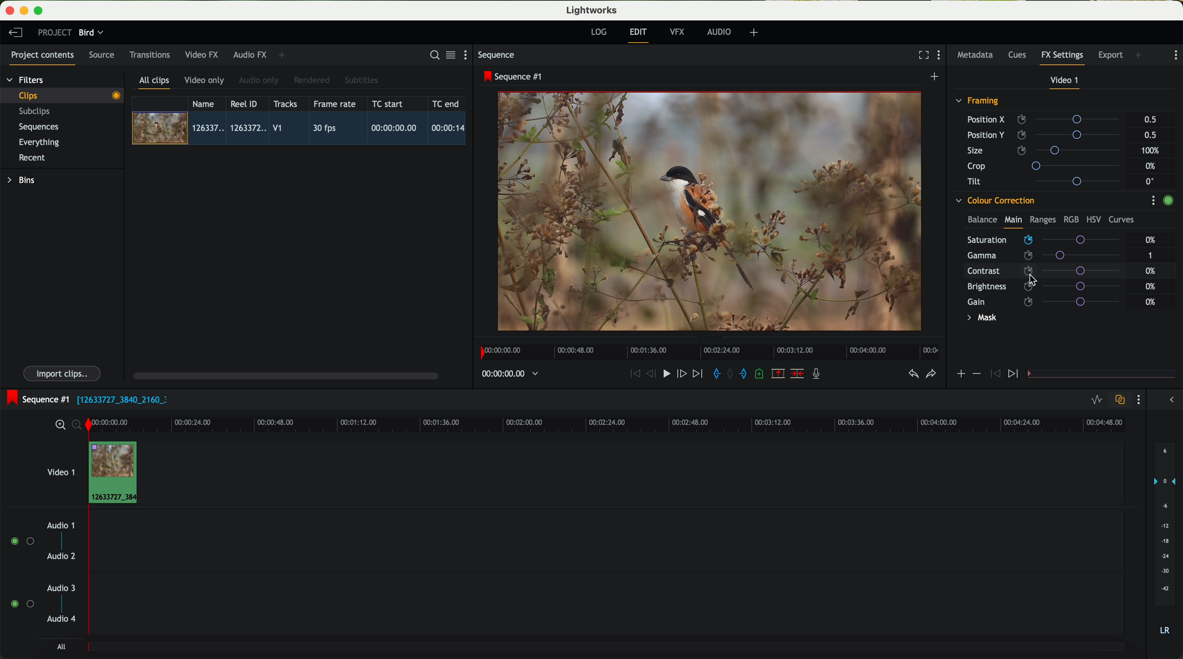 This screenshot has width=1183, height=659. Describe the element at coordinates (432, 56) in the screenshot. I see `search for assets or bins` at that location.